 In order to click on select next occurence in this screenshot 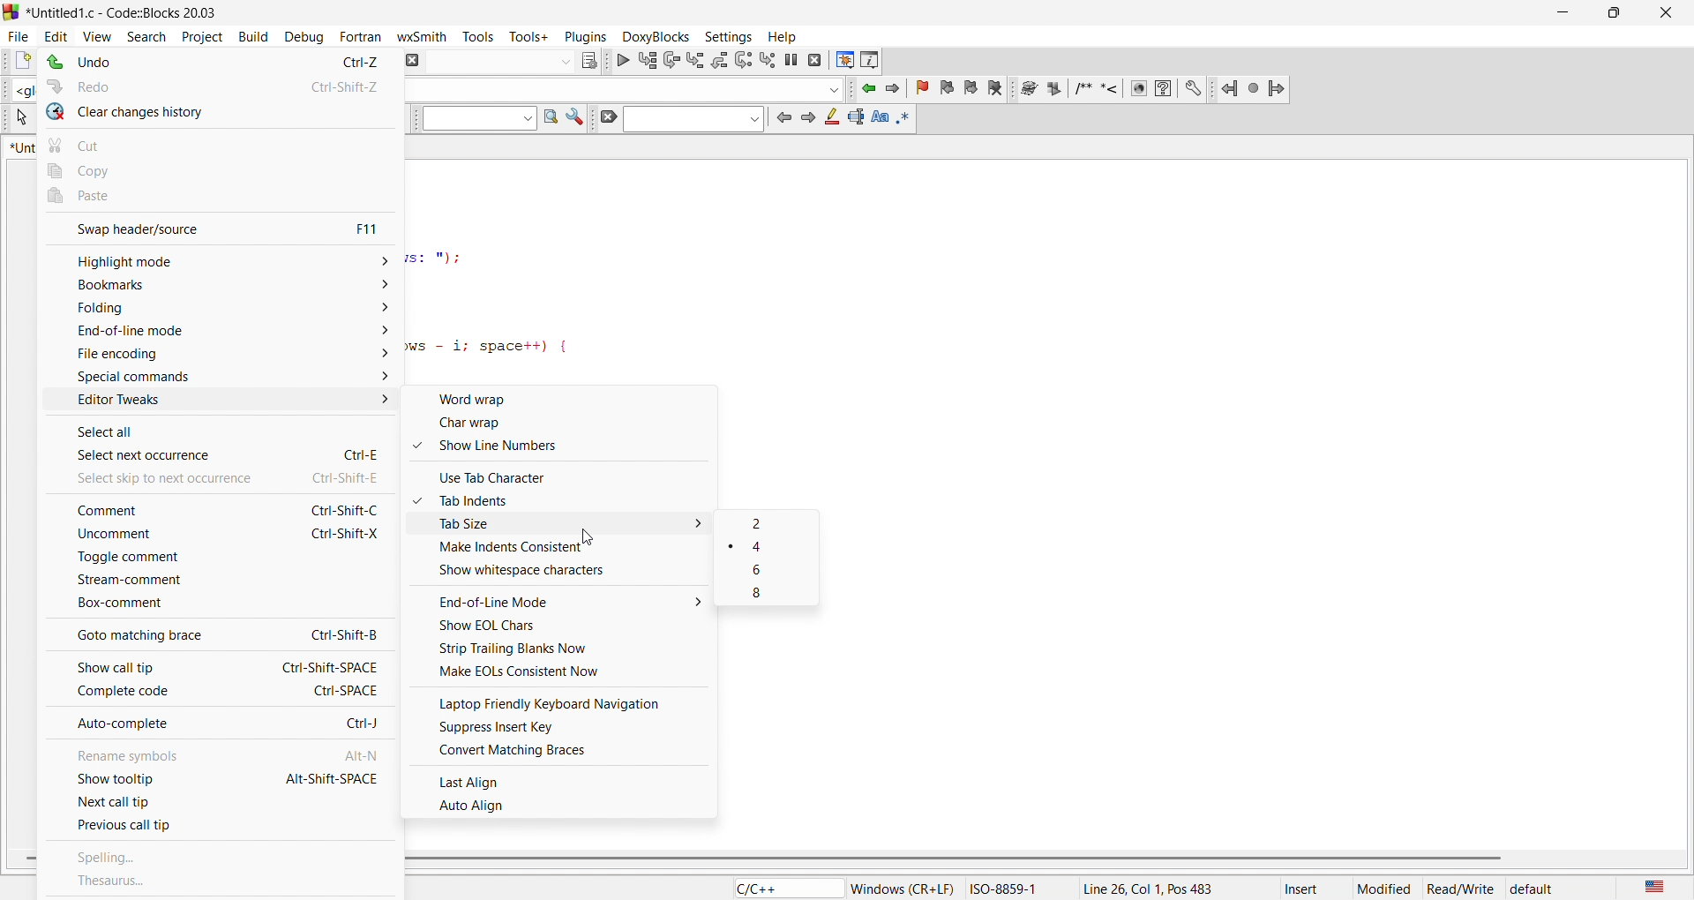, I will do `click(151, 458)`.